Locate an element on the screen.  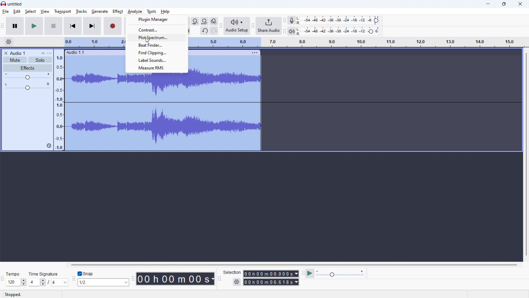
snapping toolbar is located at coordinates (74, 279).